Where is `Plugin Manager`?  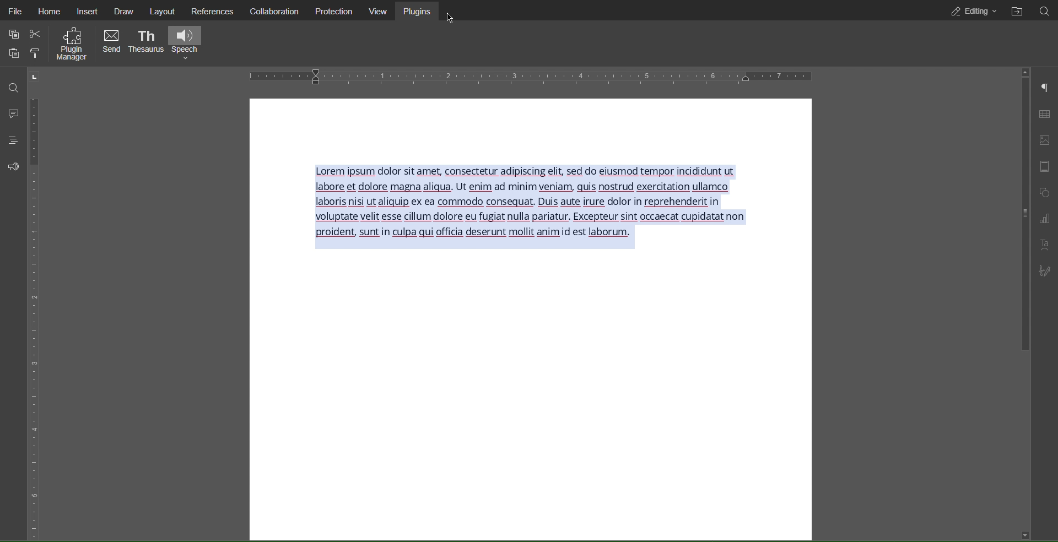
Plugin Manager is located at coordinates (71, 46).